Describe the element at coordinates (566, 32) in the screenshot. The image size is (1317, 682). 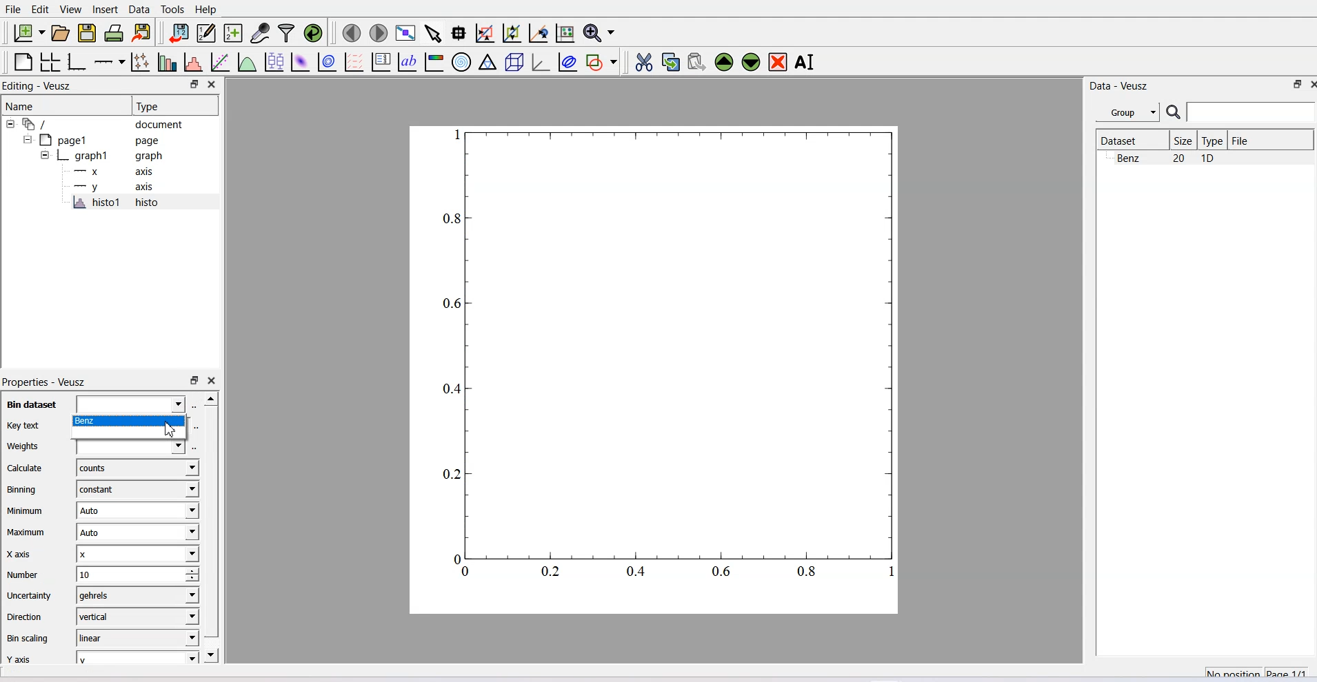
I see `Reset graph axes` at that location.